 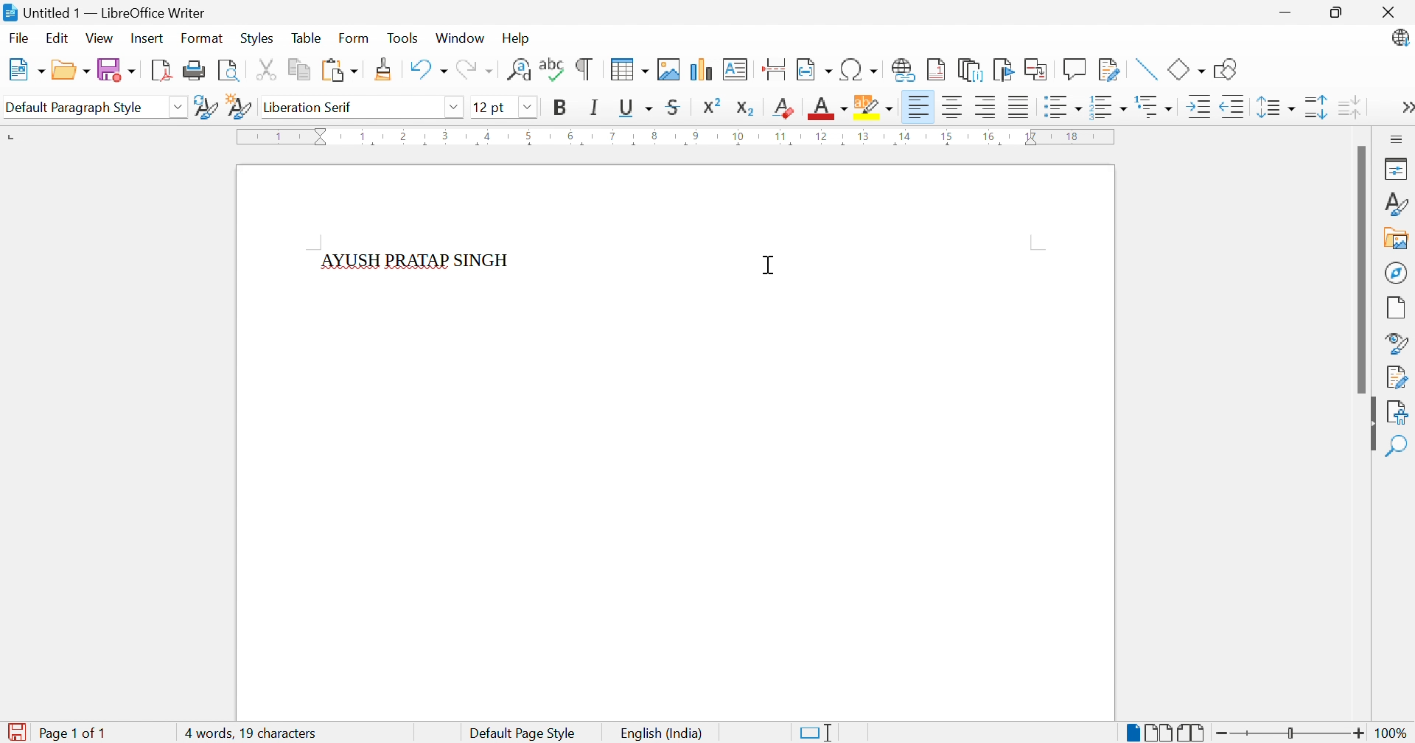 What do you see at coordinates (527, 107) in the screenshot?
I see `Drop Down` at bounding box center [527, 107].